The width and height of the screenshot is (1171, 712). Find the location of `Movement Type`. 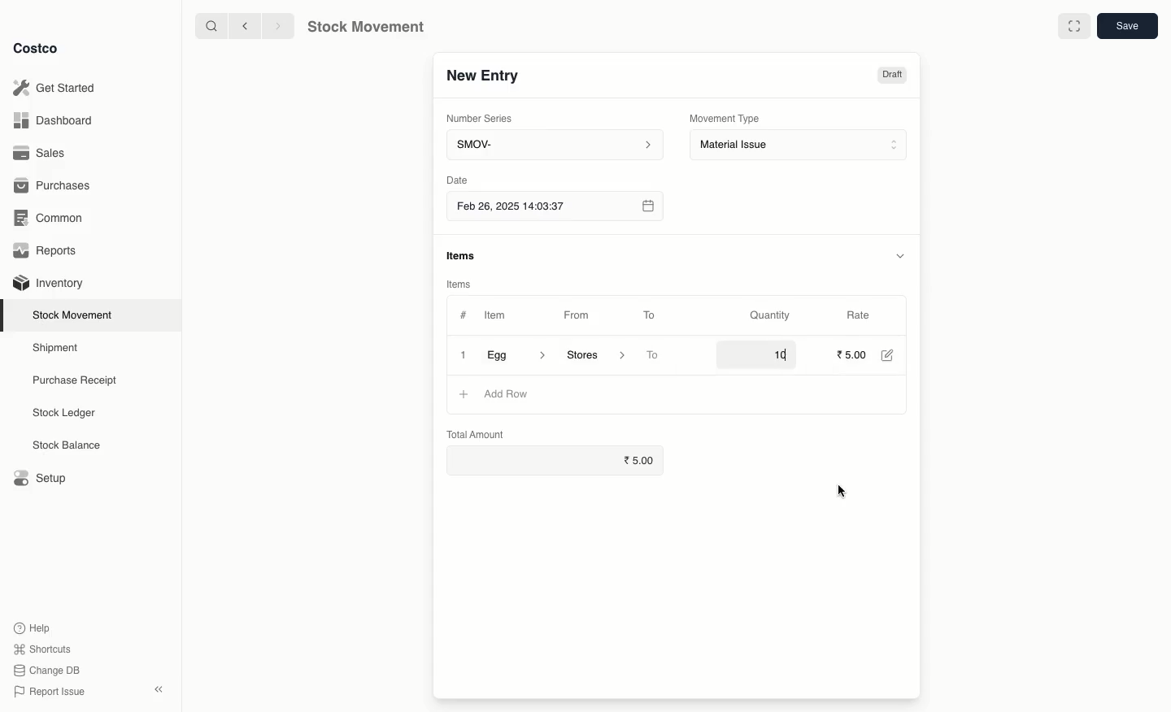

Movement Type is located at coordinates (725, 118).